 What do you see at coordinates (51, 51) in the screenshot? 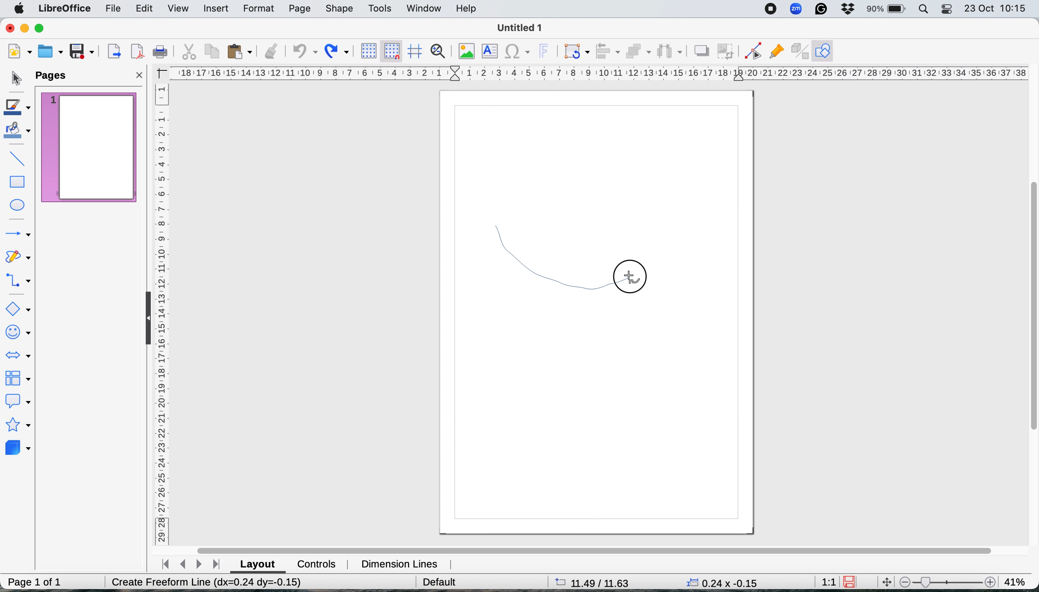
I see `open` at bounding box center [51, 51].